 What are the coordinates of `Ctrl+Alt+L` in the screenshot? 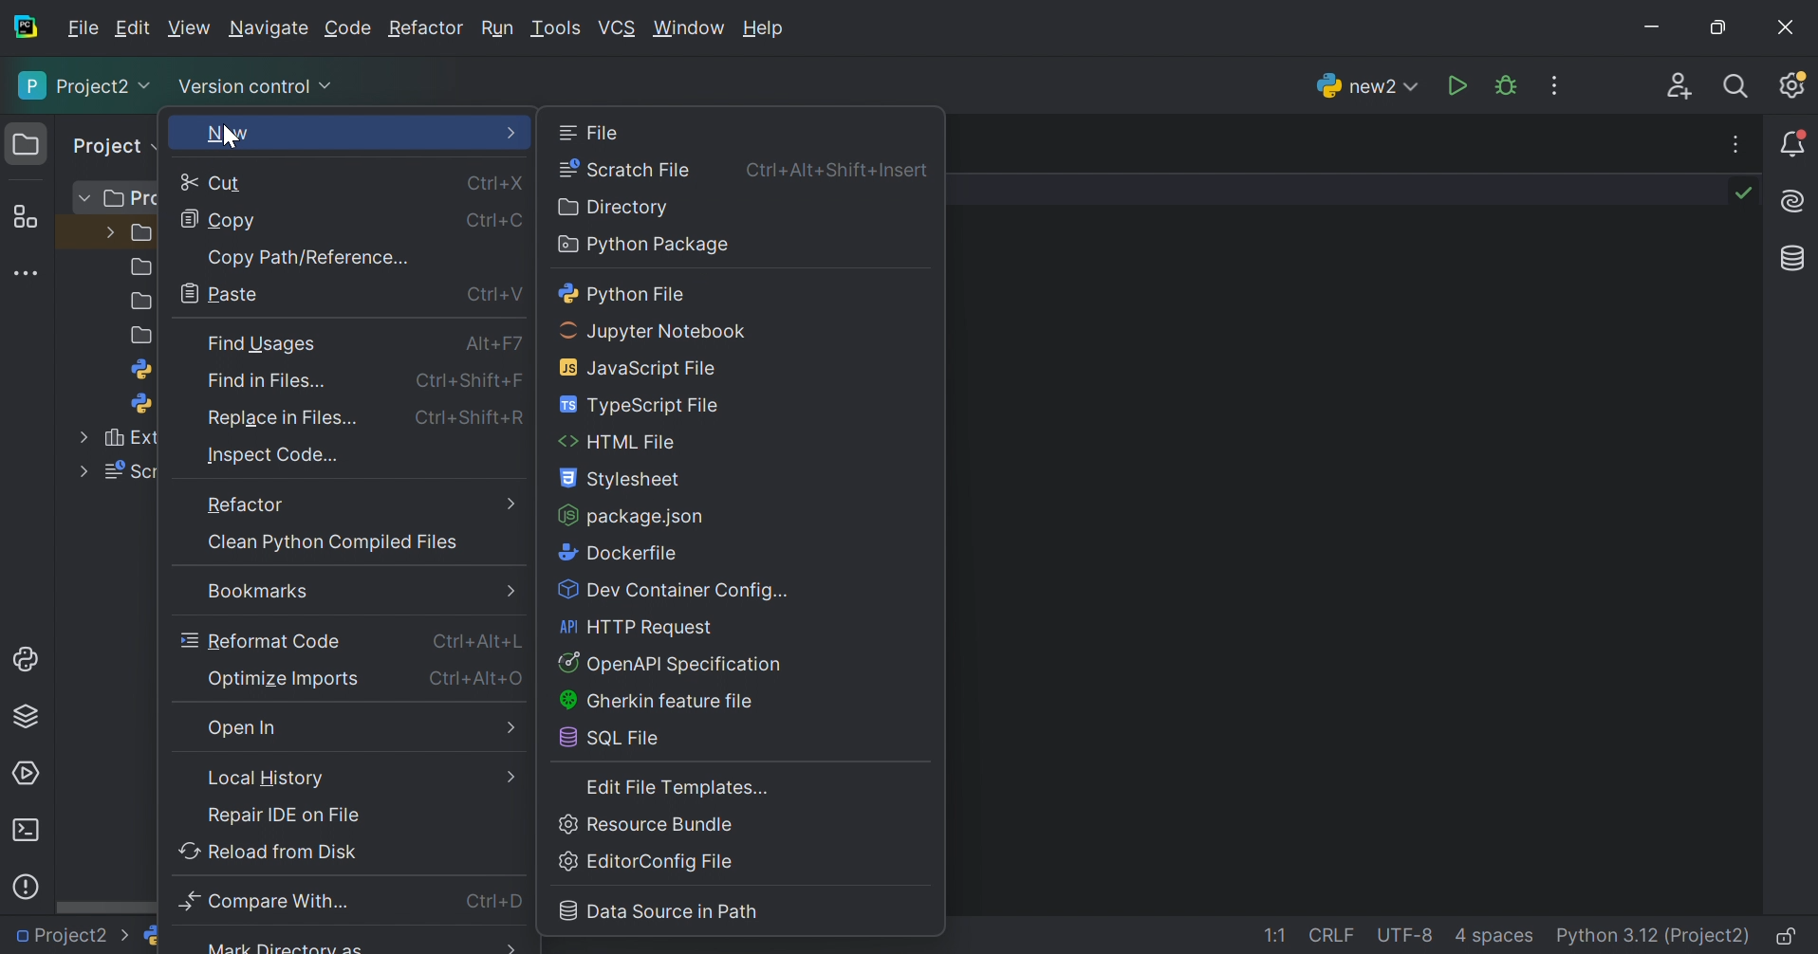 It's located at (481, 642).